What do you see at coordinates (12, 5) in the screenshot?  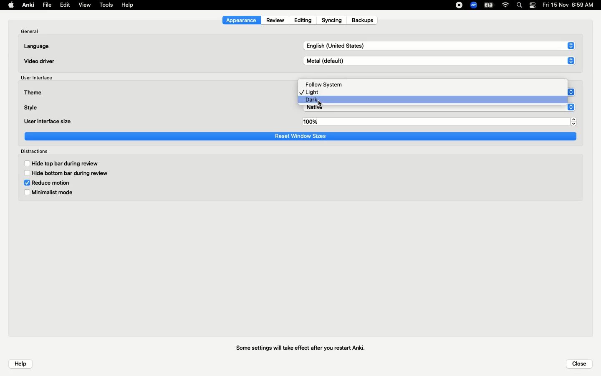 I see `Apple logo` at bounding box center [12, 5].